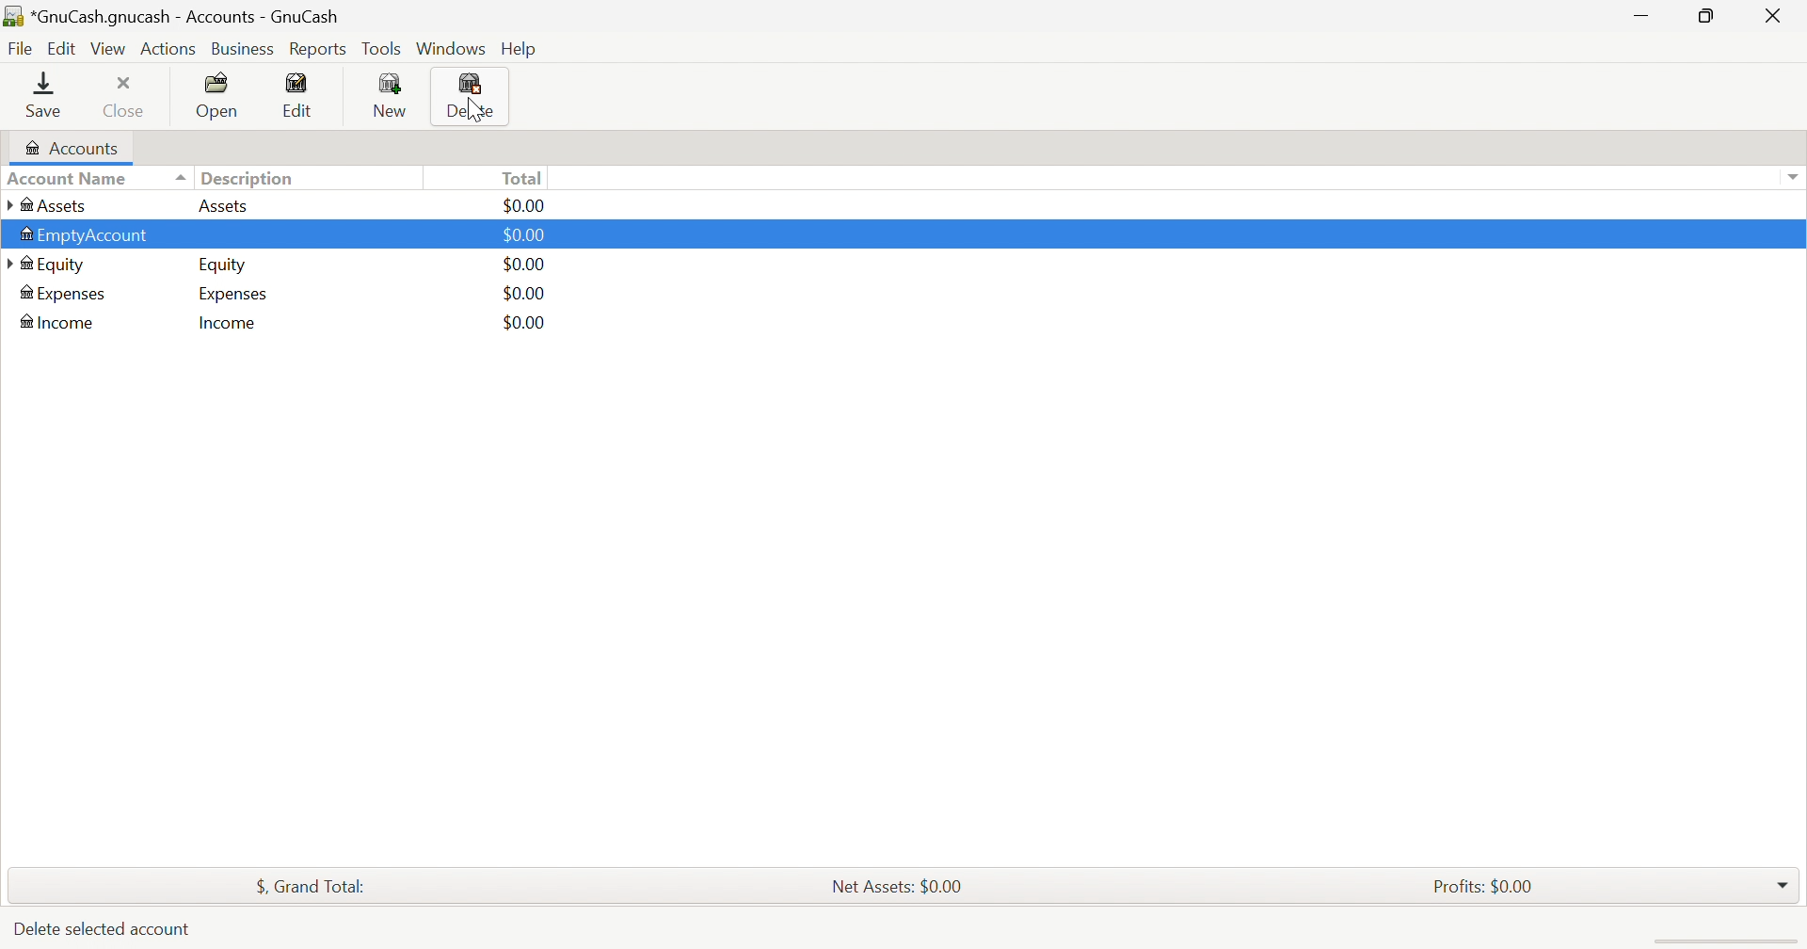 The image size is (1807, 949). What do you see at coordinates (178, 17) in the screenshot?
I see `*GnuCash.gnucash - Accounts - GnuCash` at bounding box center [178, 17].